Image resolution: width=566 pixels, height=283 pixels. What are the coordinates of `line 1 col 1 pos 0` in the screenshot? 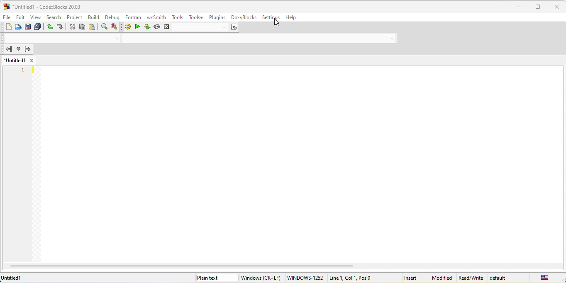 It's located at (353, 277).